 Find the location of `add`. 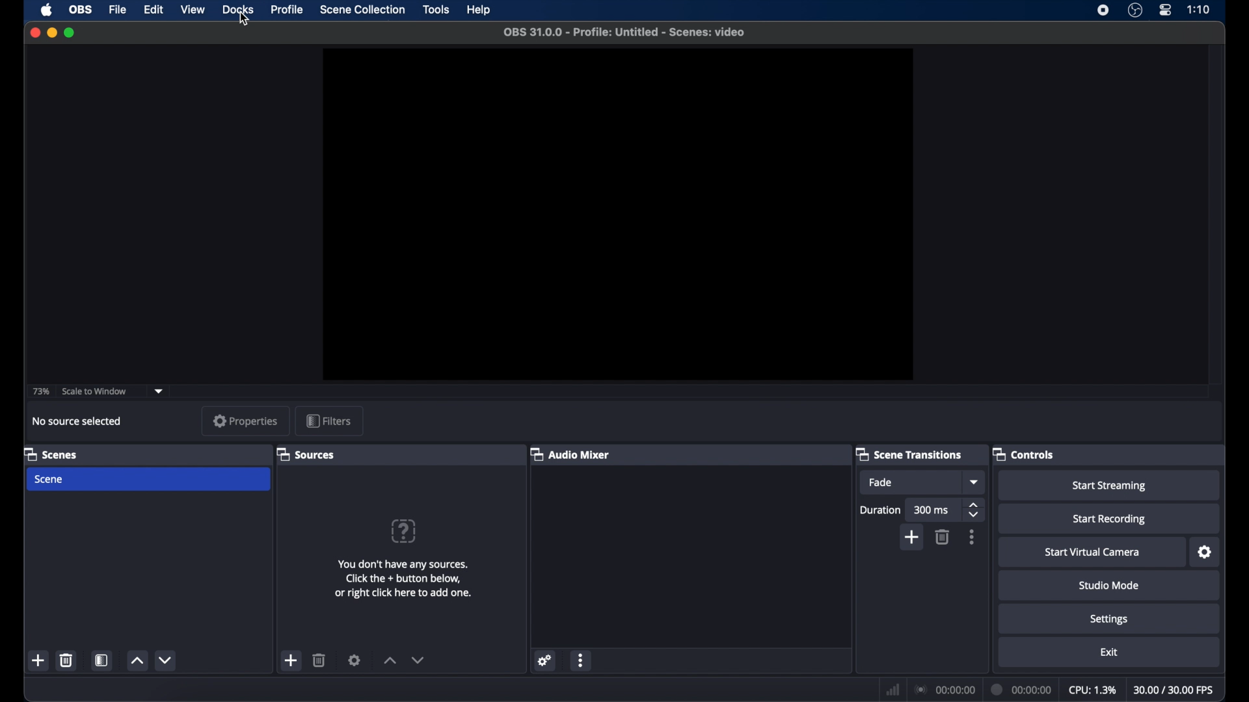

add is located at coordinates (913, 538).